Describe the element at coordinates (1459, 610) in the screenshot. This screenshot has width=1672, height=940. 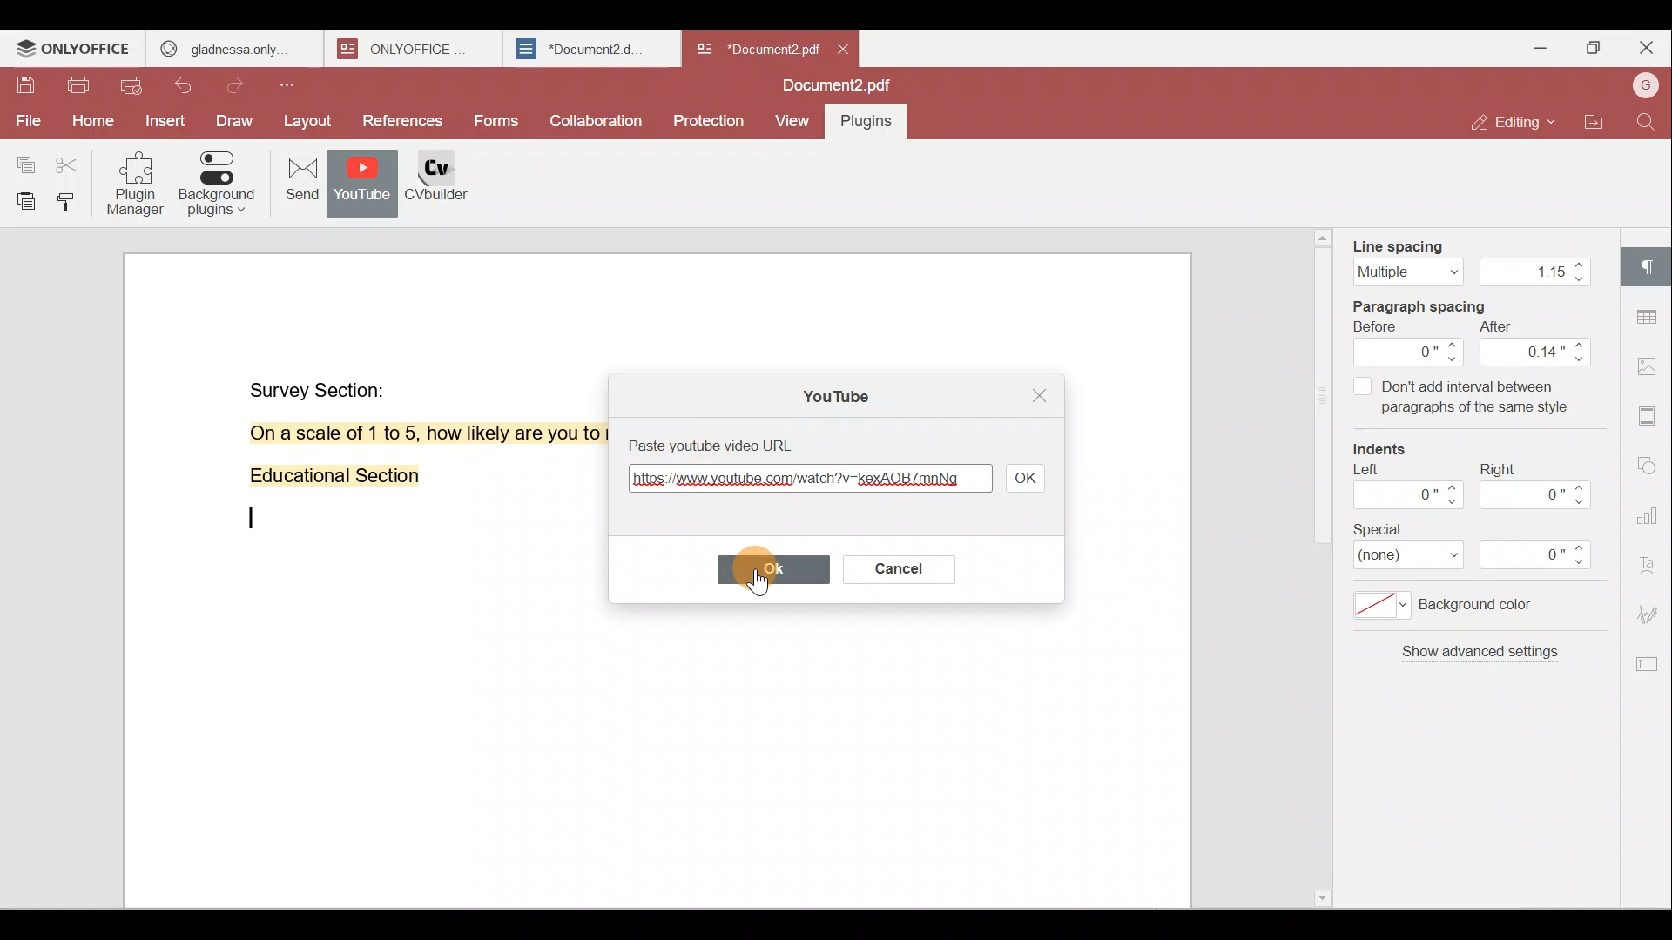
I see `Background color` at that location.